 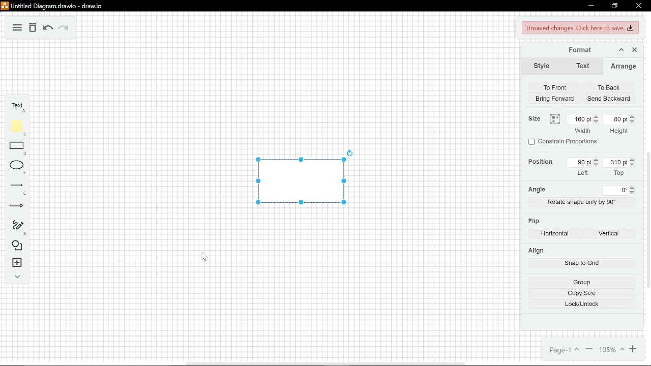 I want to click on insert, so click(x=17, y=263).